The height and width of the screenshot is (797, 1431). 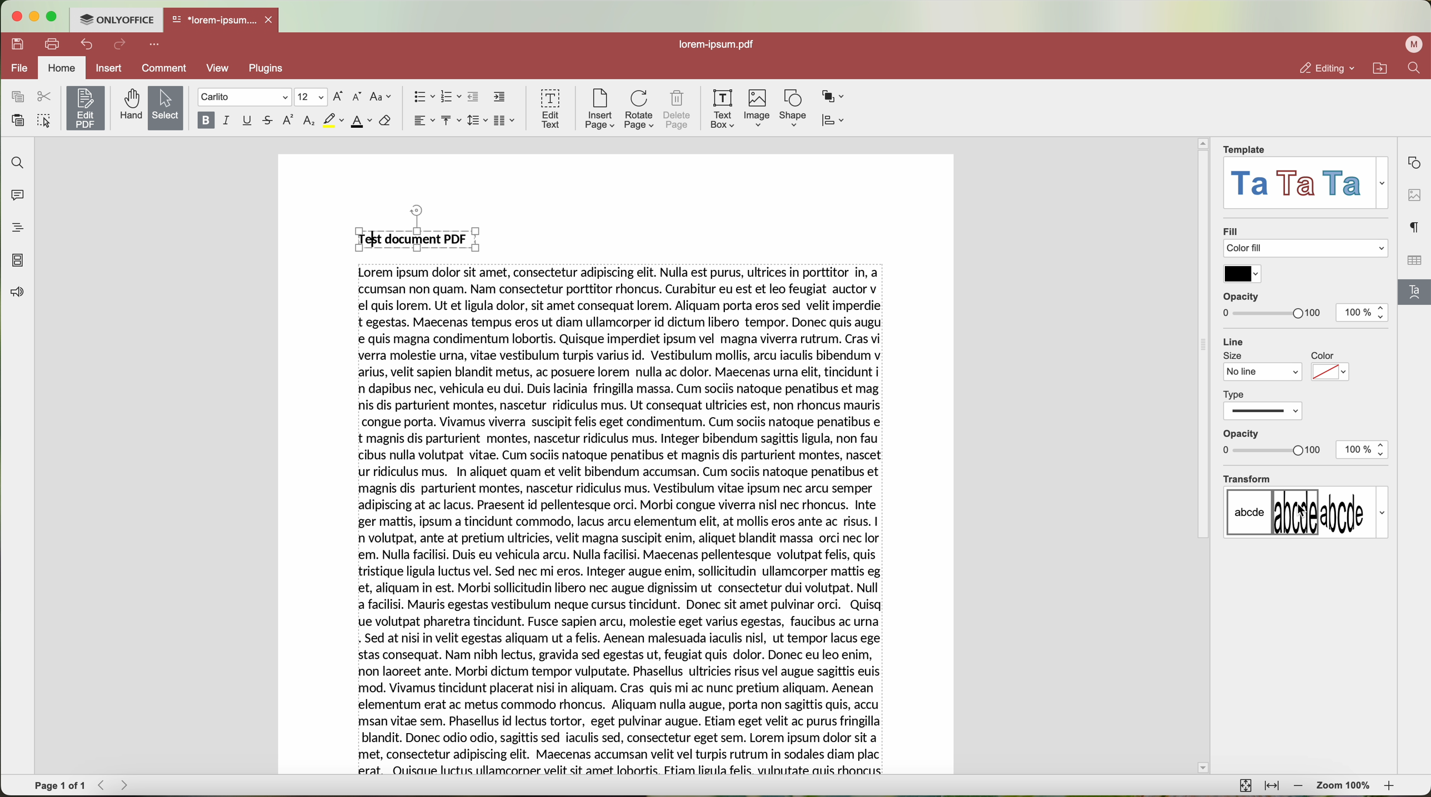 What do you see at coordinates (506, 121) in the screenshot?
I see `insert columns` at bounding box center [506, 121].